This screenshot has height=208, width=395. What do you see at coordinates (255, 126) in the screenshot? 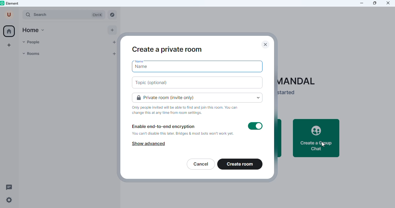
I see `encryption on/off` at bounding box center [255, 126].